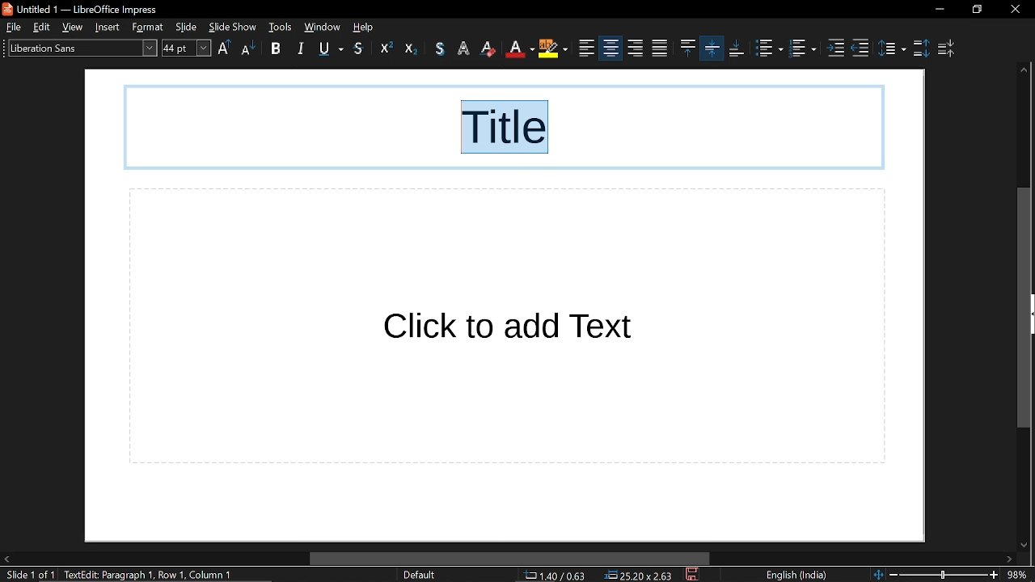  What do you see at coordinates (186, 48) in the screenshot?
I see `text size` at bounding box center [186, 48].